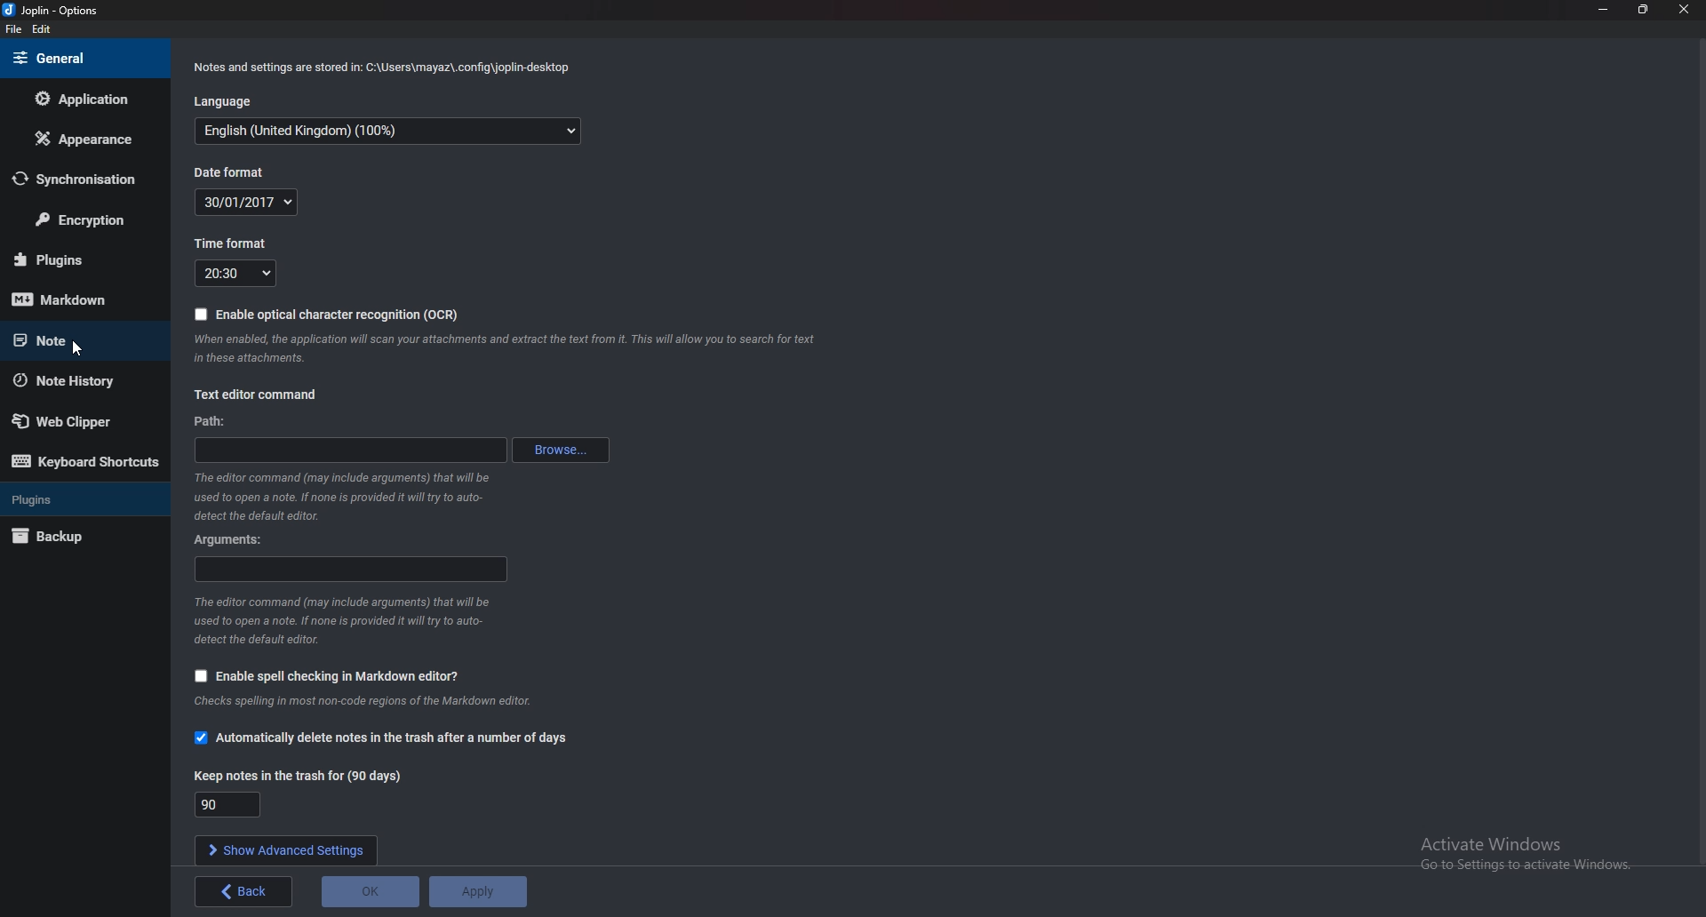  What do you see at coordinates (226, 541) in the screenshot?
I see `arguments` at bounding box center [226, 541].